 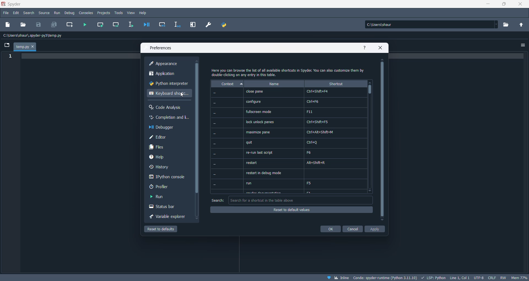 What do you see at coordinates (166, 178) in the screenshot?
I see `ipython console` at bounding box center [166, 178].